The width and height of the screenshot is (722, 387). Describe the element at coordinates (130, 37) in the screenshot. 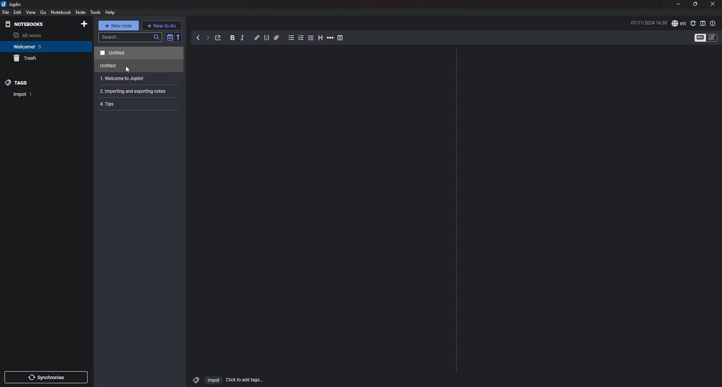

I see `search` at that location.